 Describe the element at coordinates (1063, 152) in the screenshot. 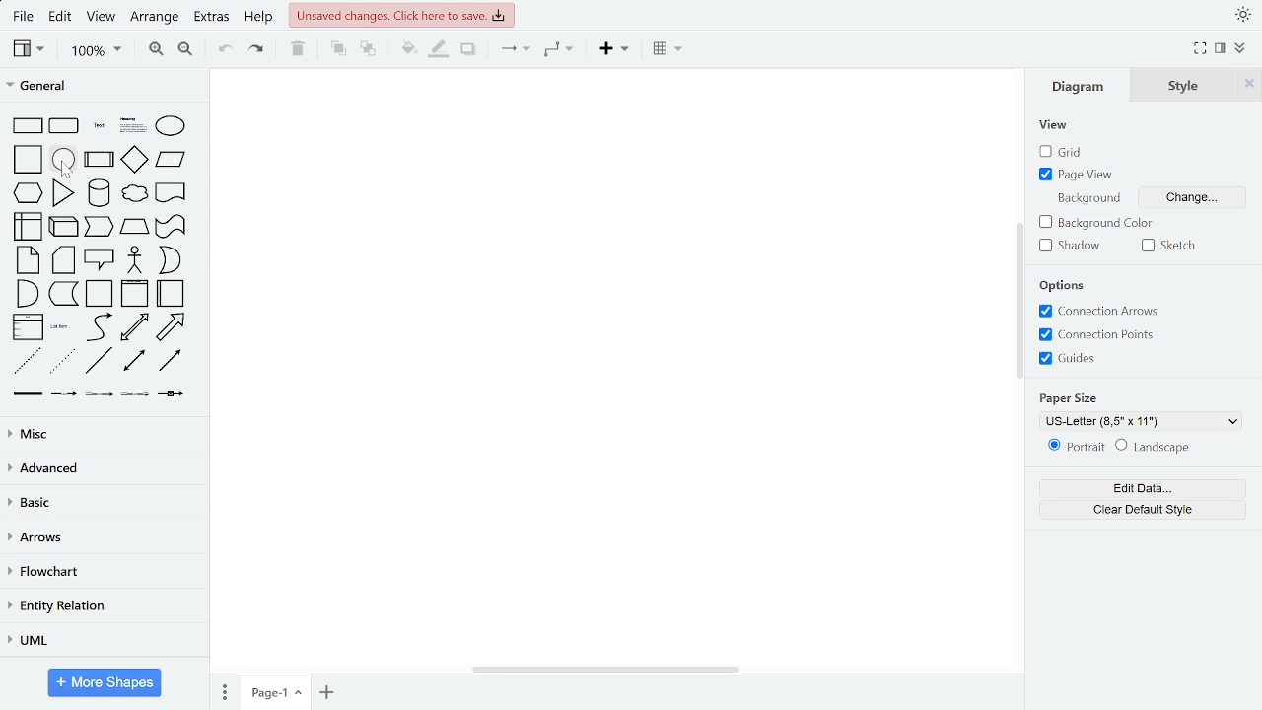

I see `grid` at that location.